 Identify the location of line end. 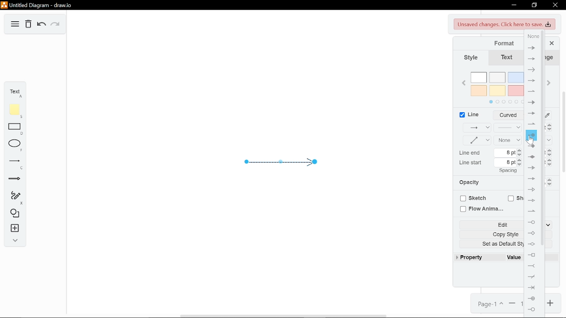
(470, 153).